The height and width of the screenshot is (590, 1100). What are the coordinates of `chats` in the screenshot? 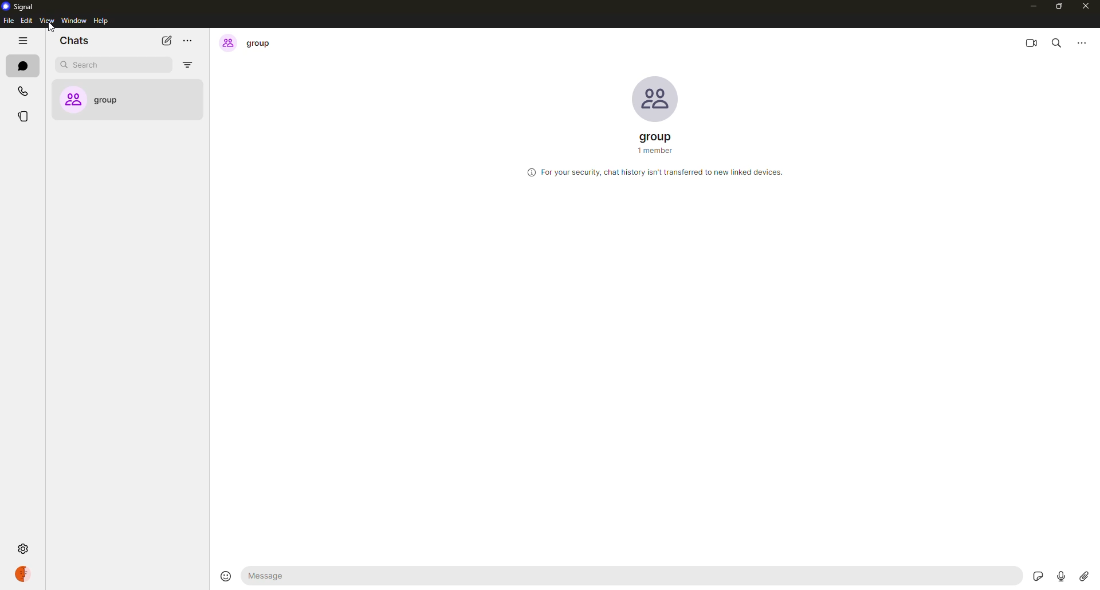 It's located at (78, 41).